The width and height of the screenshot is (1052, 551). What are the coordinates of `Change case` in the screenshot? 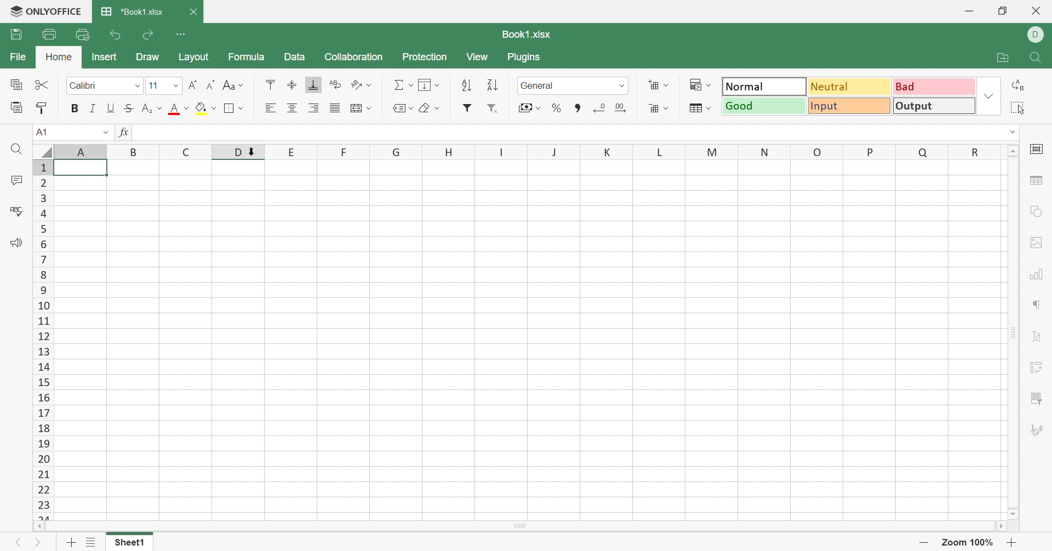 It's located at (228, 83).